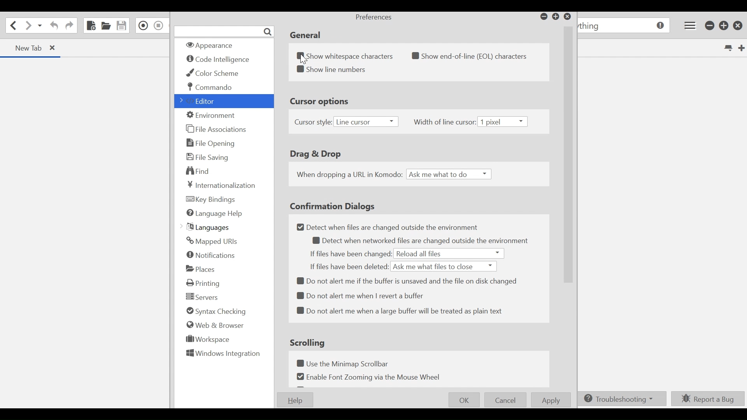 This screenshot has width=747, height=420. I want to click on General, so click(305, 34).